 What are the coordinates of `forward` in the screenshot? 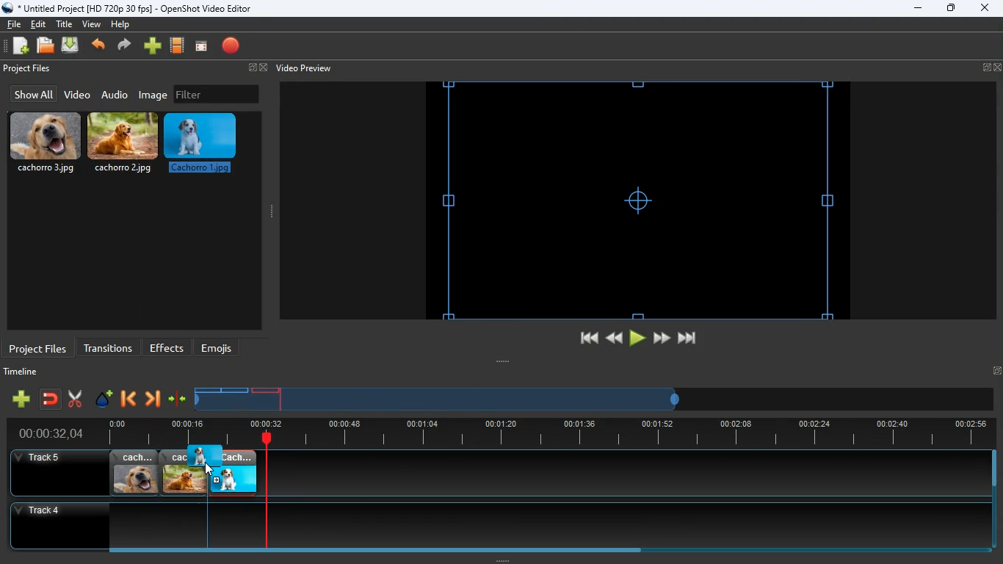 It's located at (662, 339).